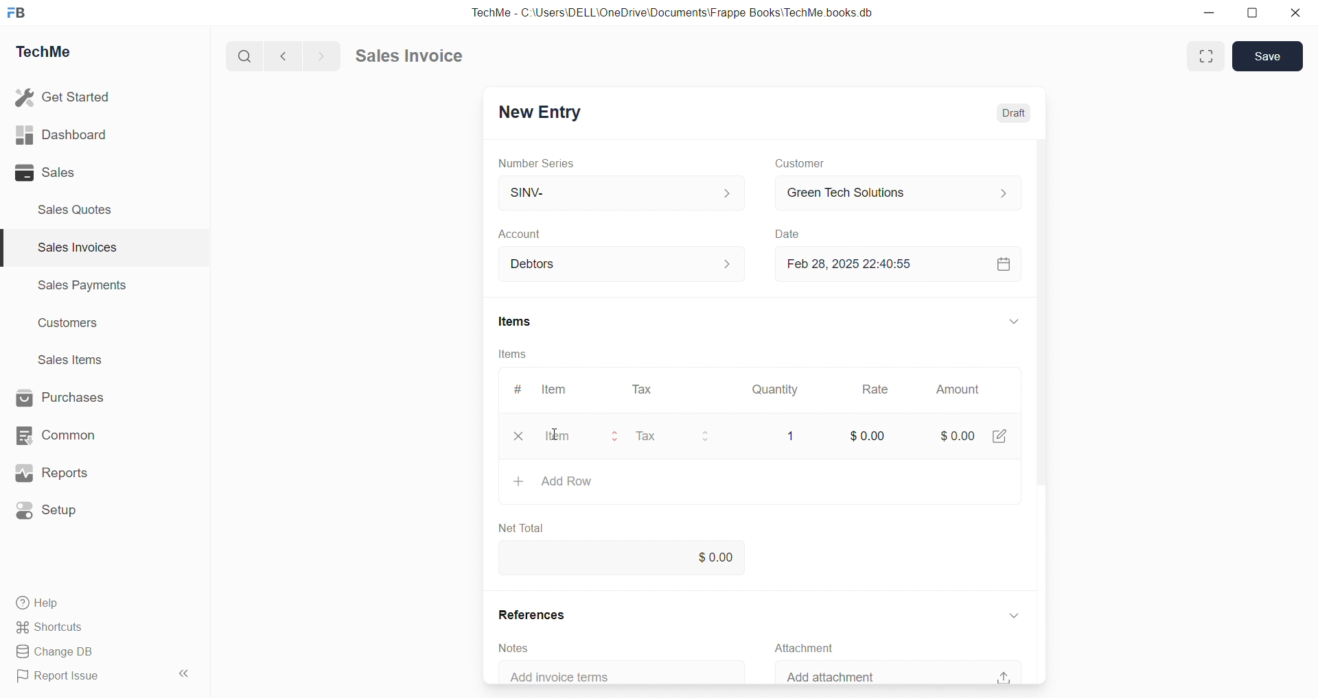 The image size is (1318, 698). Describe the element at coordinates (542, 113) in the screenshot. I see `New Entry` at that location.